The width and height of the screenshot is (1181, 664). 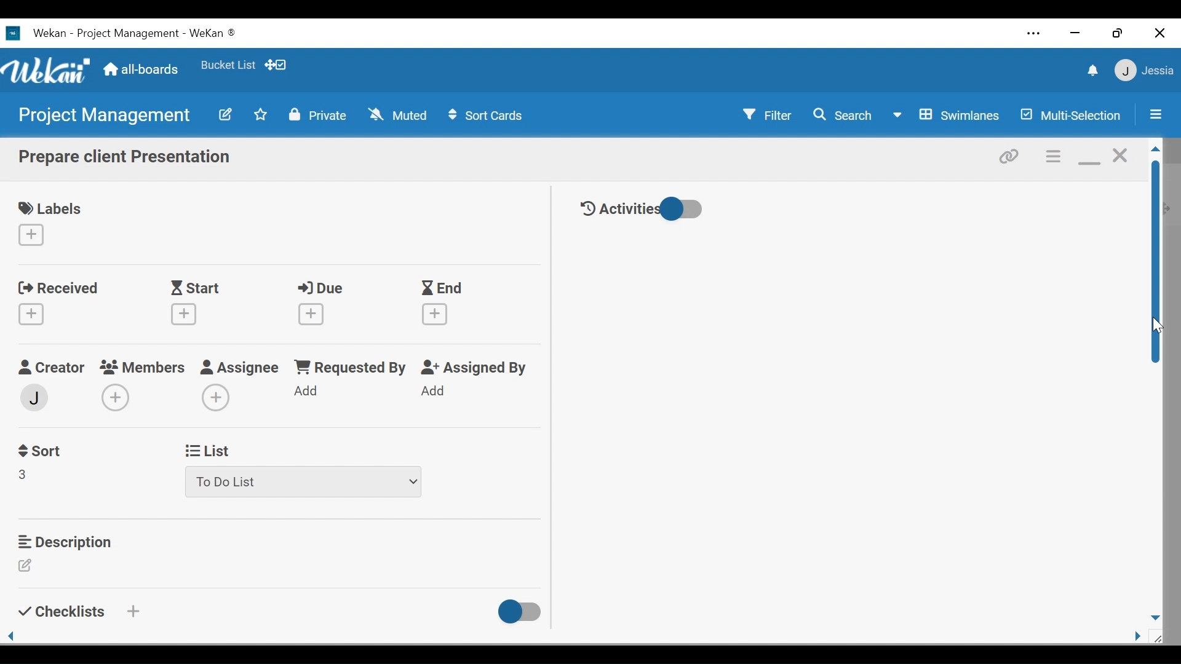 What do you see at coordinates (1120, 156) in the screenshot?
I see `close` at bounding box center [1120, 156].